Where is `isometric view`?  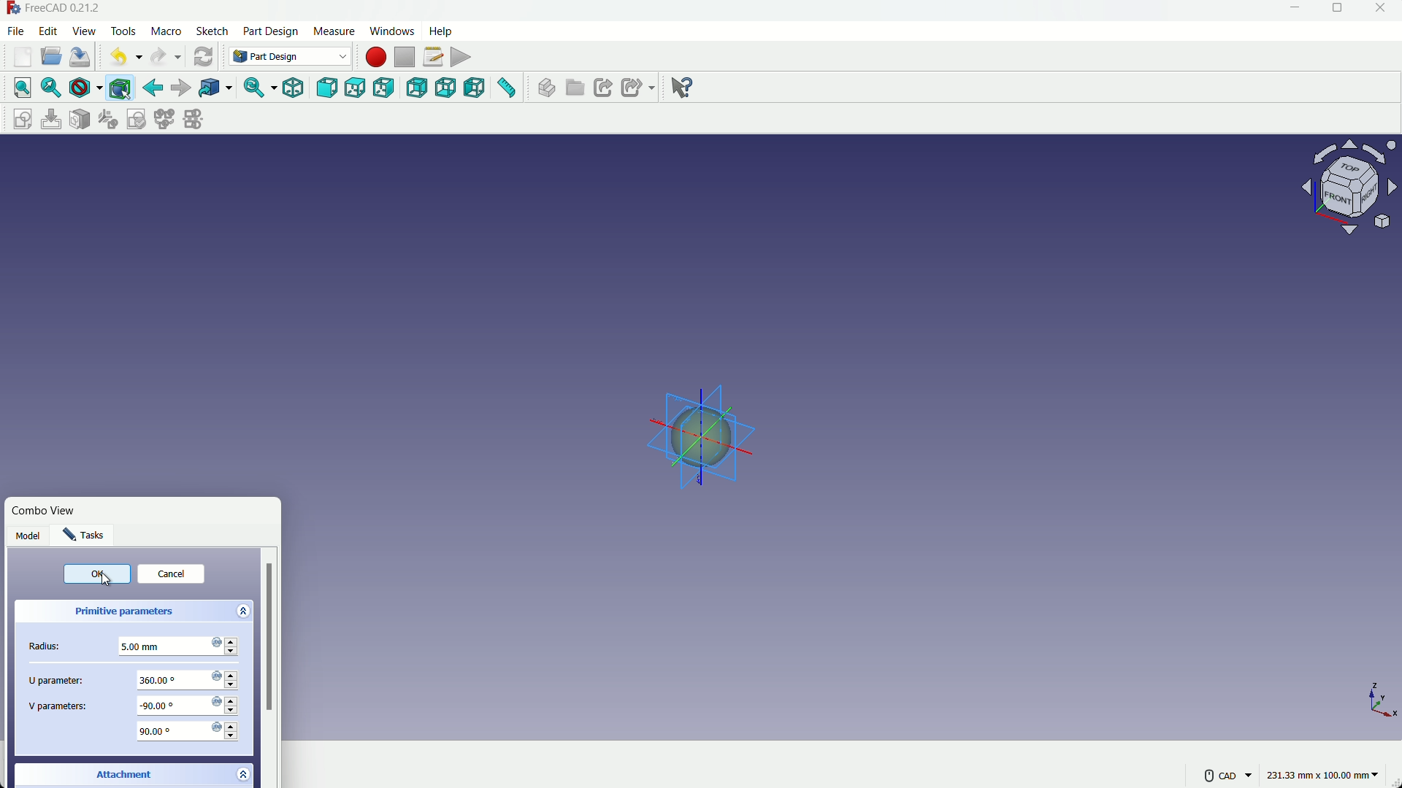 isometric view is located at coordinates (292, 88).